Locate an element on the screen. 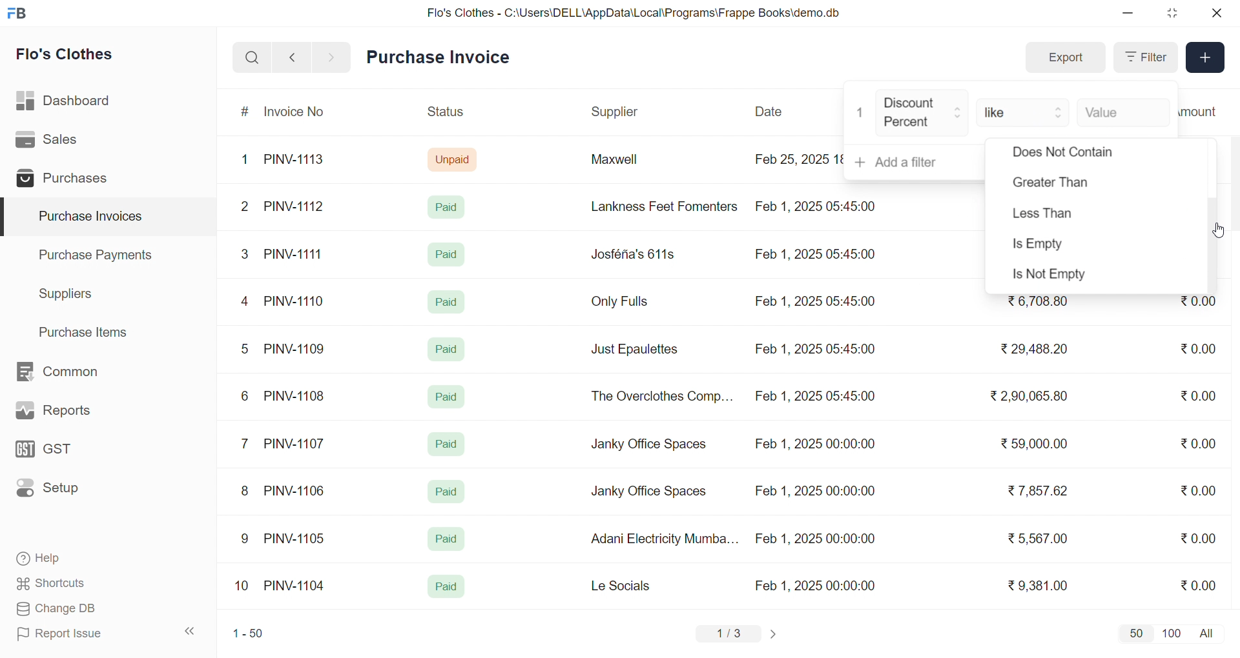 The height and width of the screenshot is (658, 1240). PINV-1108 is located at coordinates (295, 396).